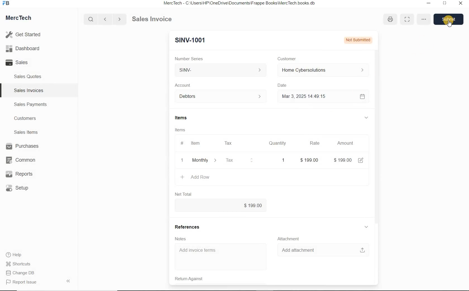  What do you see at coordinates (450, 19) in the screenshot?
I see `Submit` at bounding box center [450, 19].